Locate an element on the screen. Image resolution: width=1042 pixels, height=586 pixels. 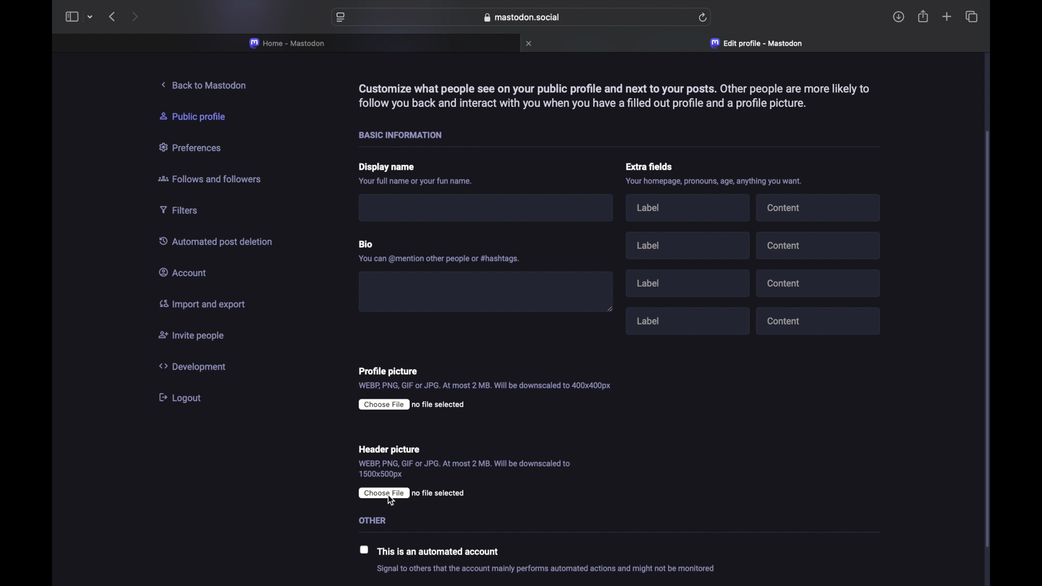
invite people is located at coordinates (192, 336).